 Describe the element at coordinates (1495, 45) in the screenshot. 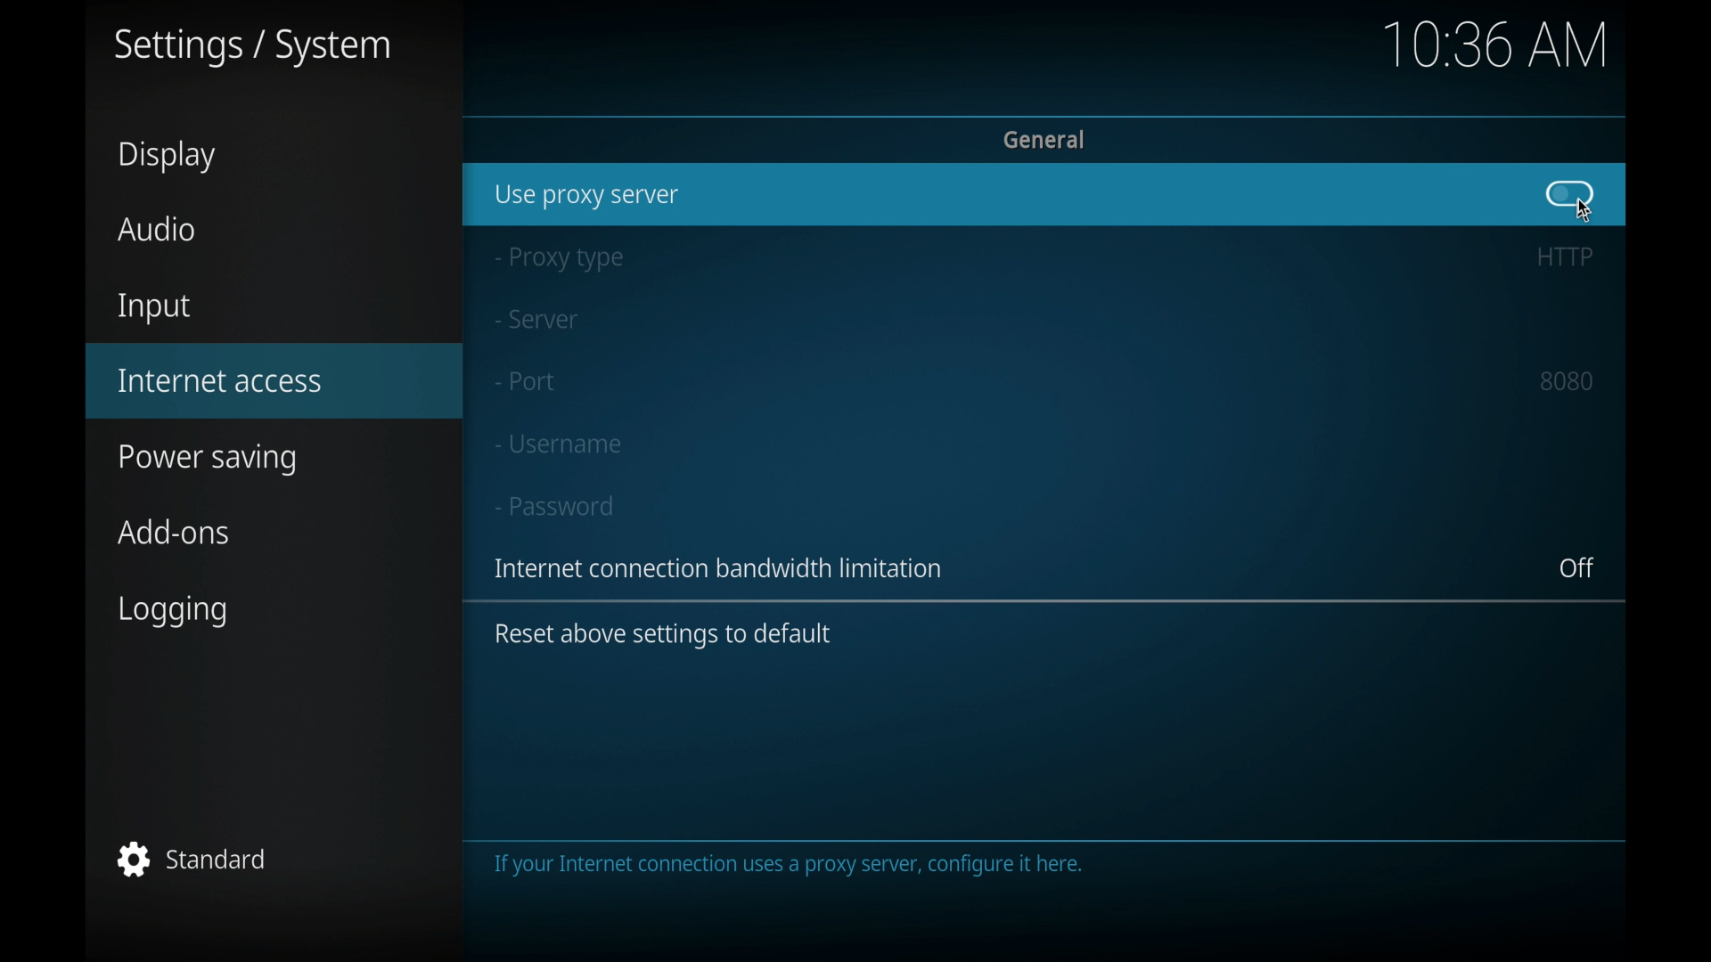

I see `10.36 am` at that location.